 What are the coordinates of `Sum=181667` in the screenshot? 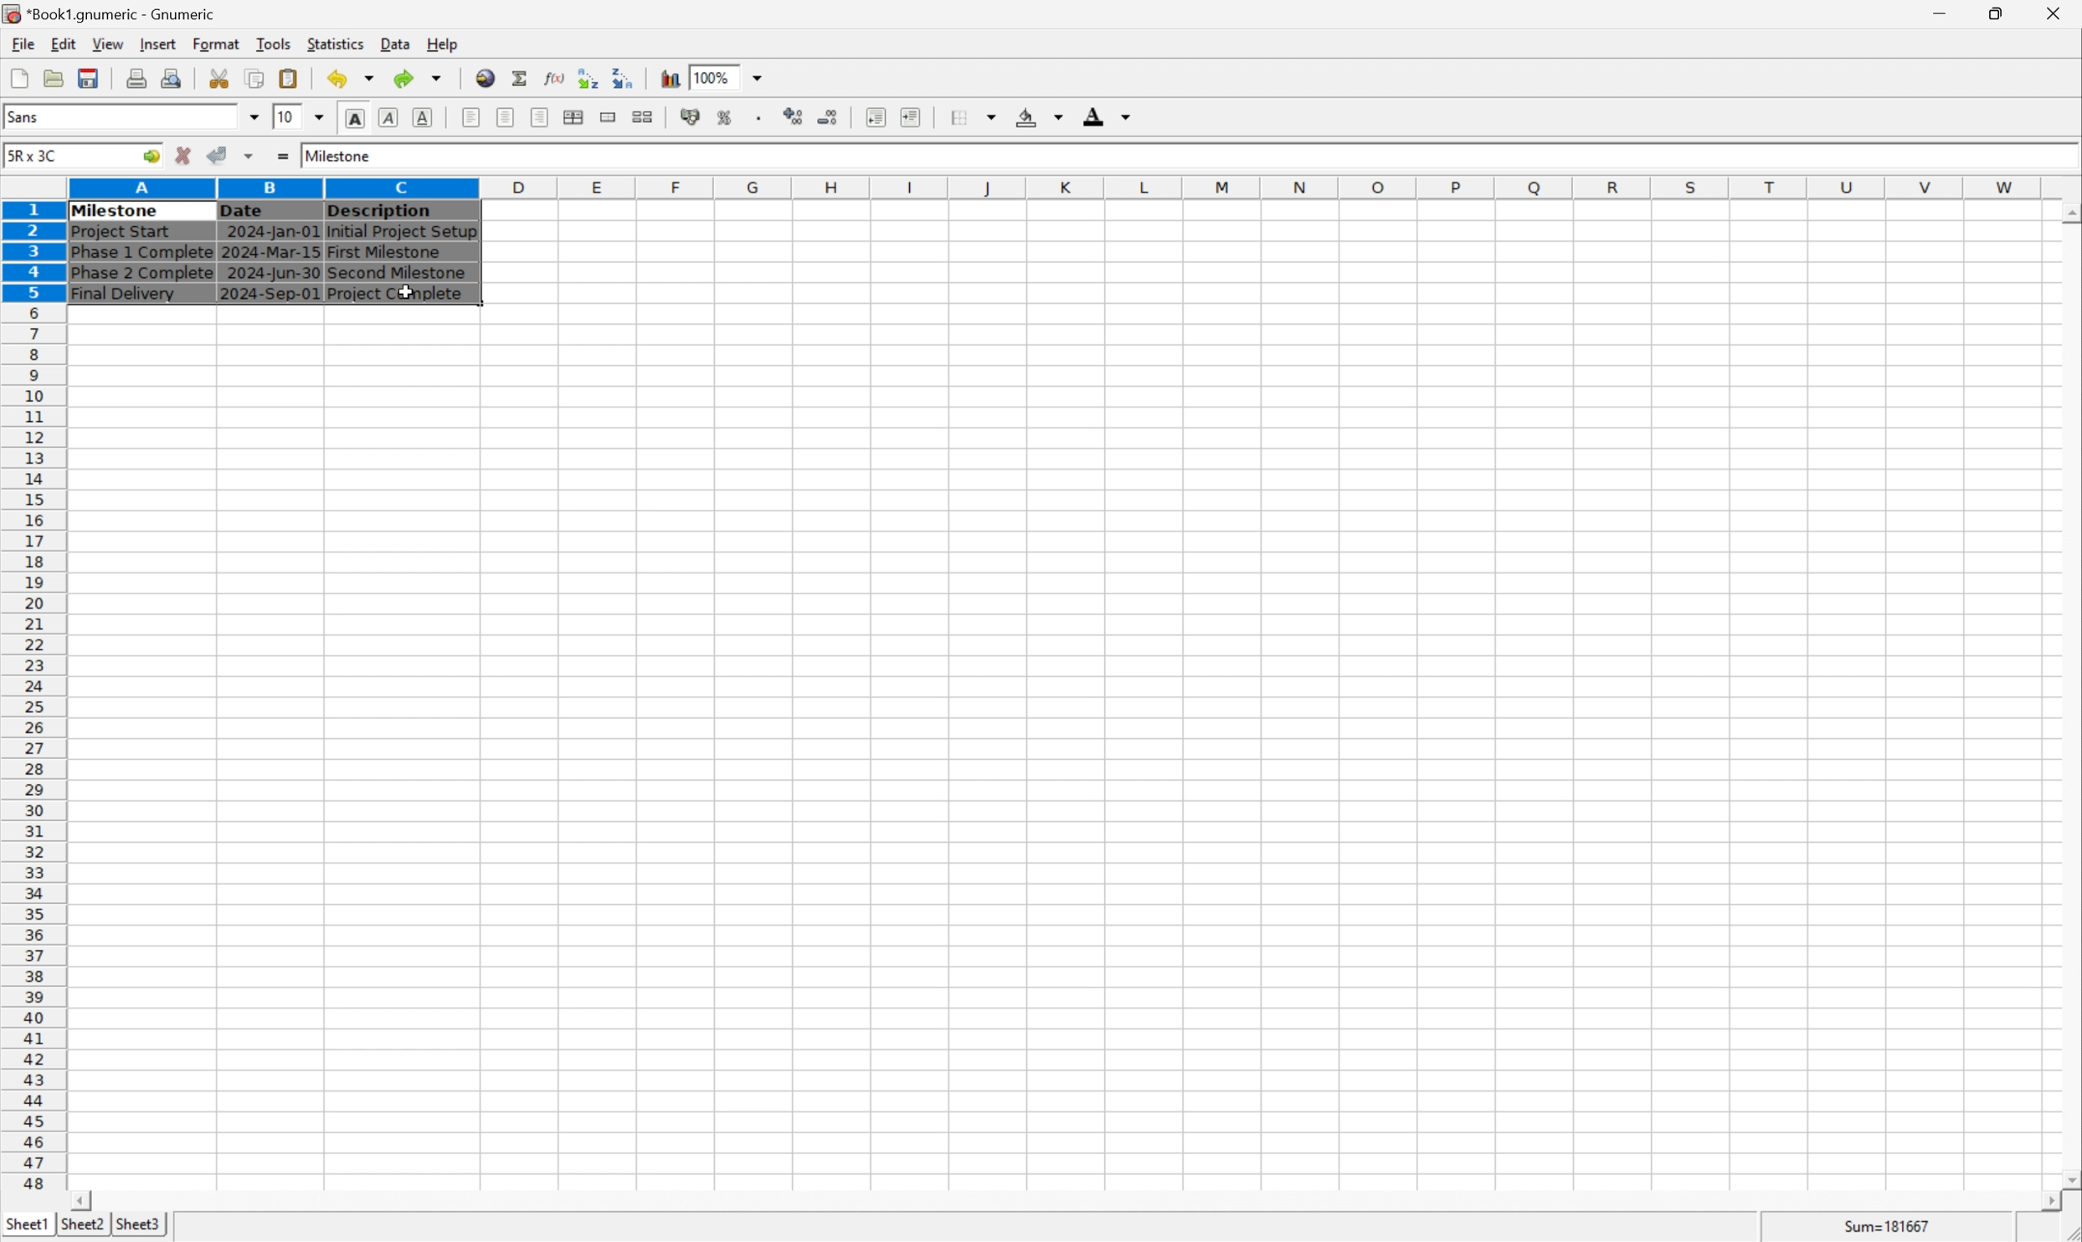 It's located at (1889, 1224).